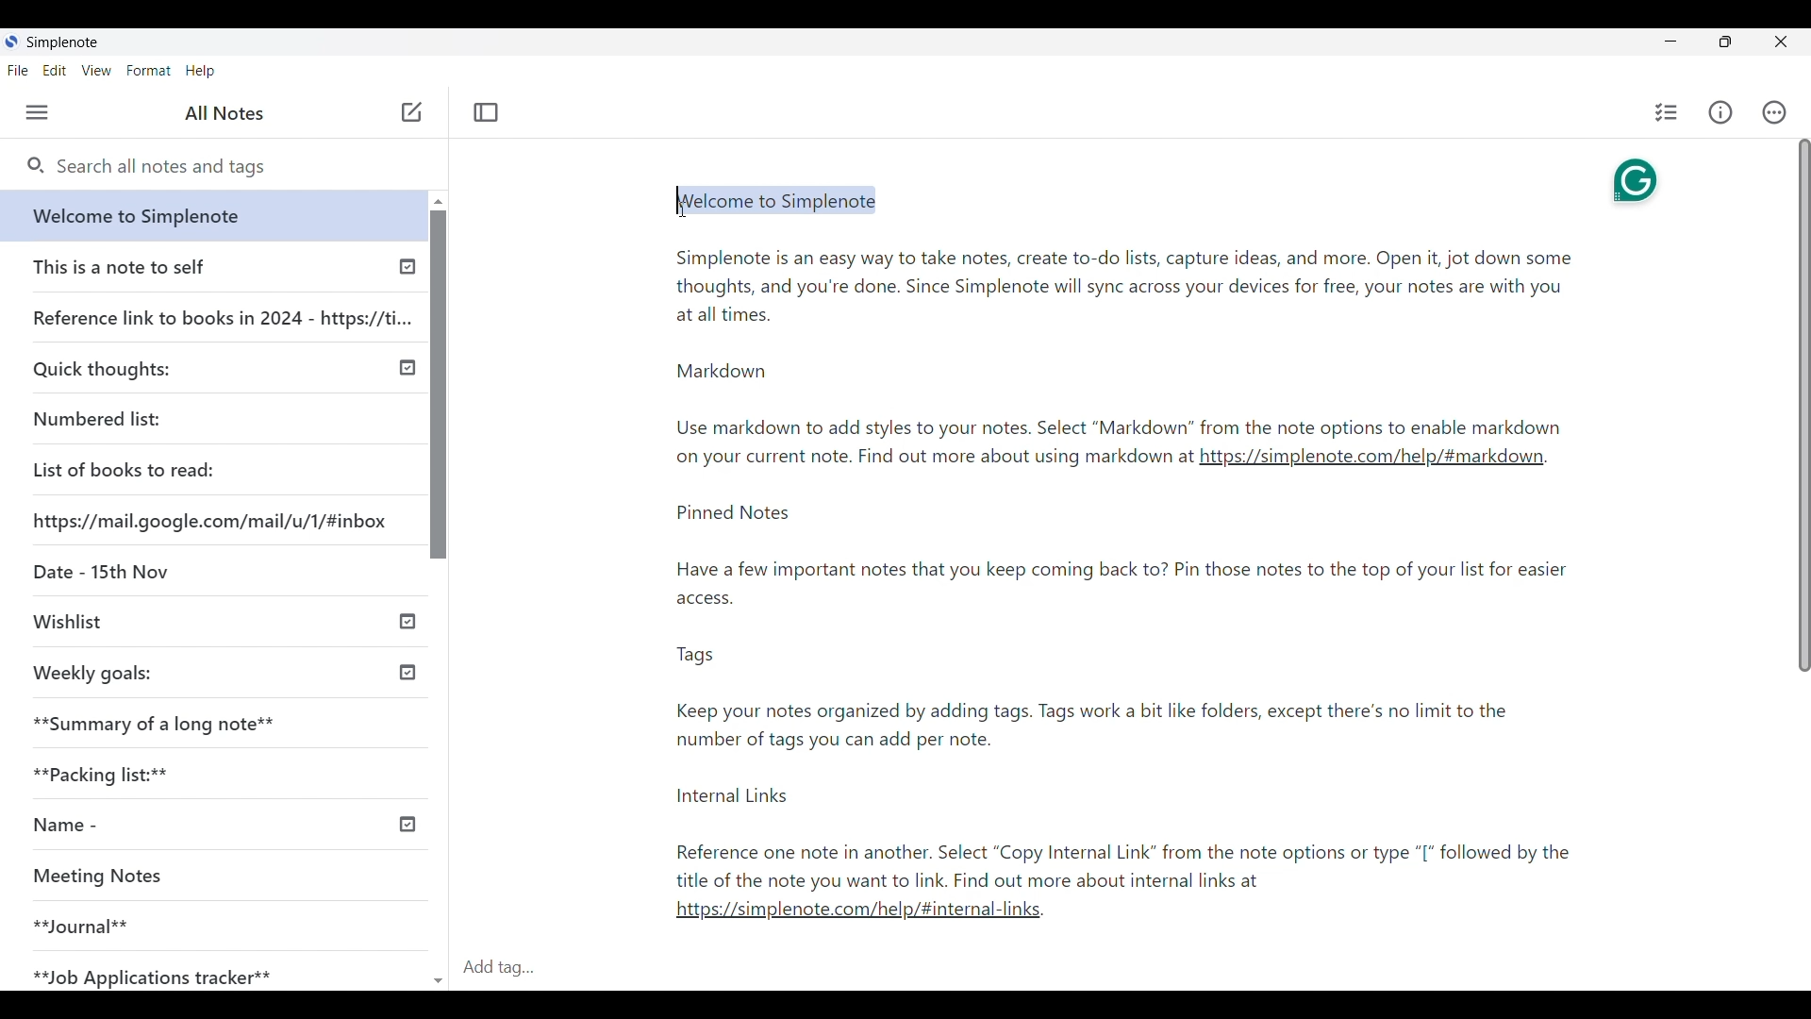 The height and width of the screenshot is (1019, 1811). Describe the element at coordinates (406, 368) in the screenshot. I see `Check icon indicates published notes` at that location.